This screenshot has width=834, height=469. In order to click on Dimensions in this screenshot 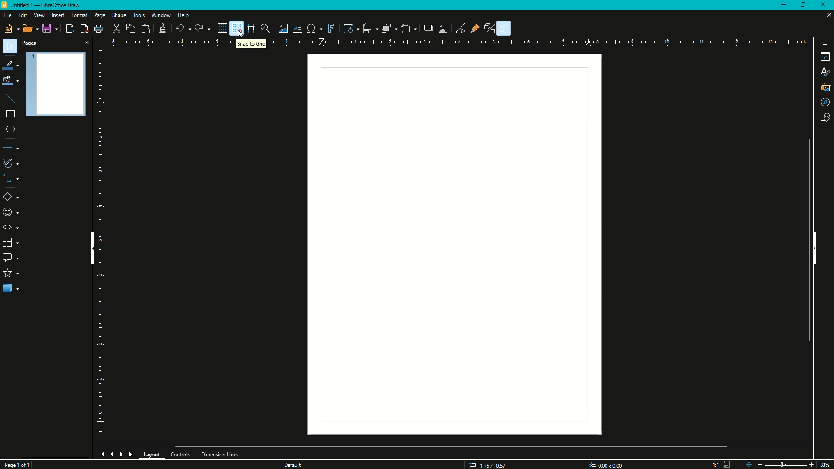, I will do `click(608, 462)`.